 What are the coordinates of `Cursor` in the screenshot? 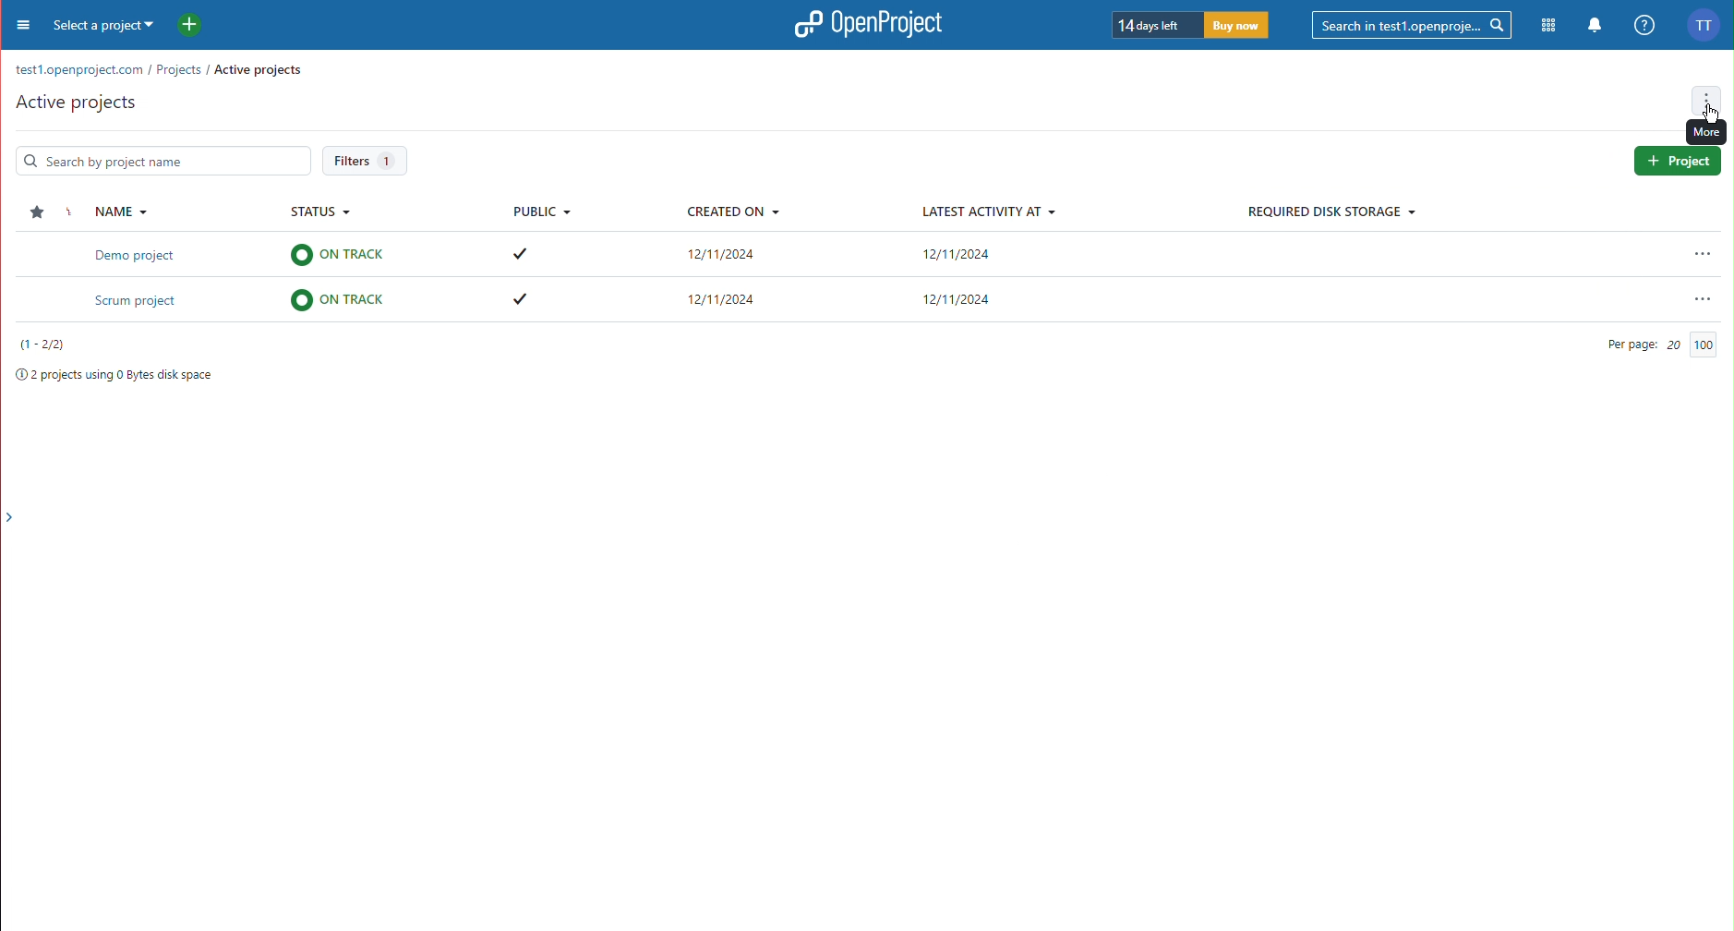 It's located at (1714, 116).